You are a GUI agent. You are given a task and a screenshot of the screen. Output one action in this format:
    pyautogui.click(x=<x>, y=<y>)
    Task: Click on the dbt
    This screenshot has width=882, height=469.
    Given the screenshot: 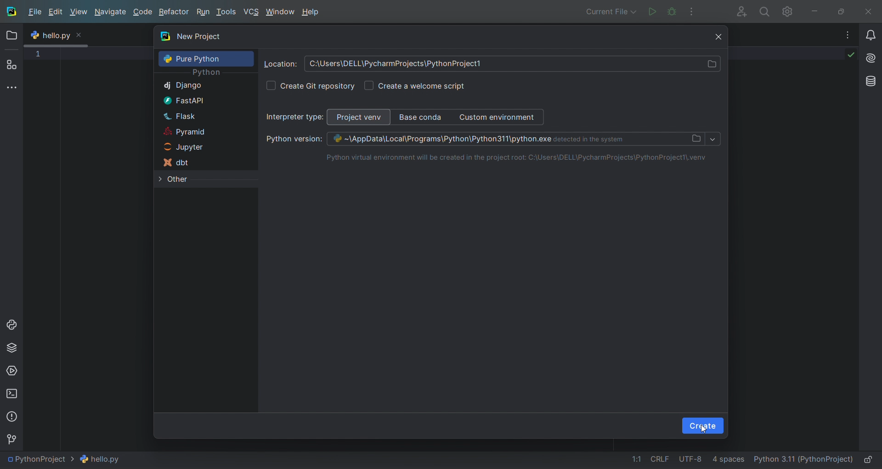 What is the action you would take?
    pyautogui.click(x=202, y=162)
    